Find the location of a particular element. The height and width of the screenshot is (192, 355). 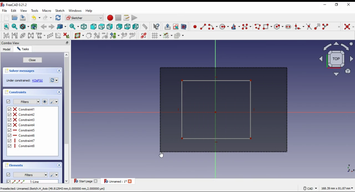

combo view is located at coordinates (11, 43).